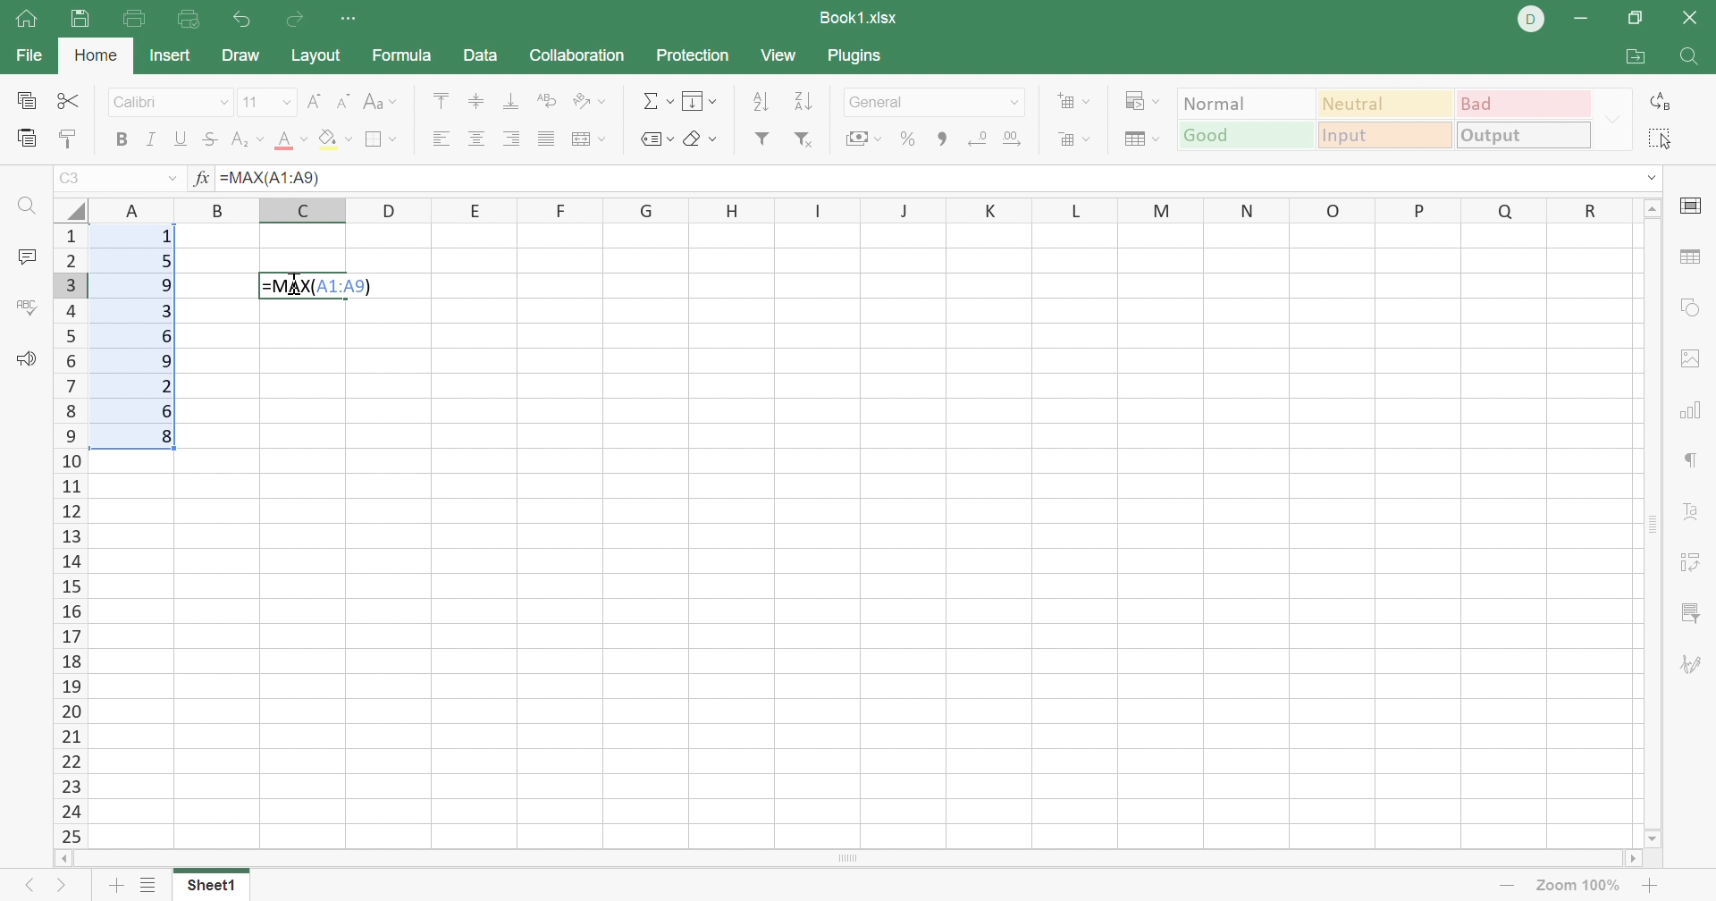  I want to click on 3, so click(164, 314).